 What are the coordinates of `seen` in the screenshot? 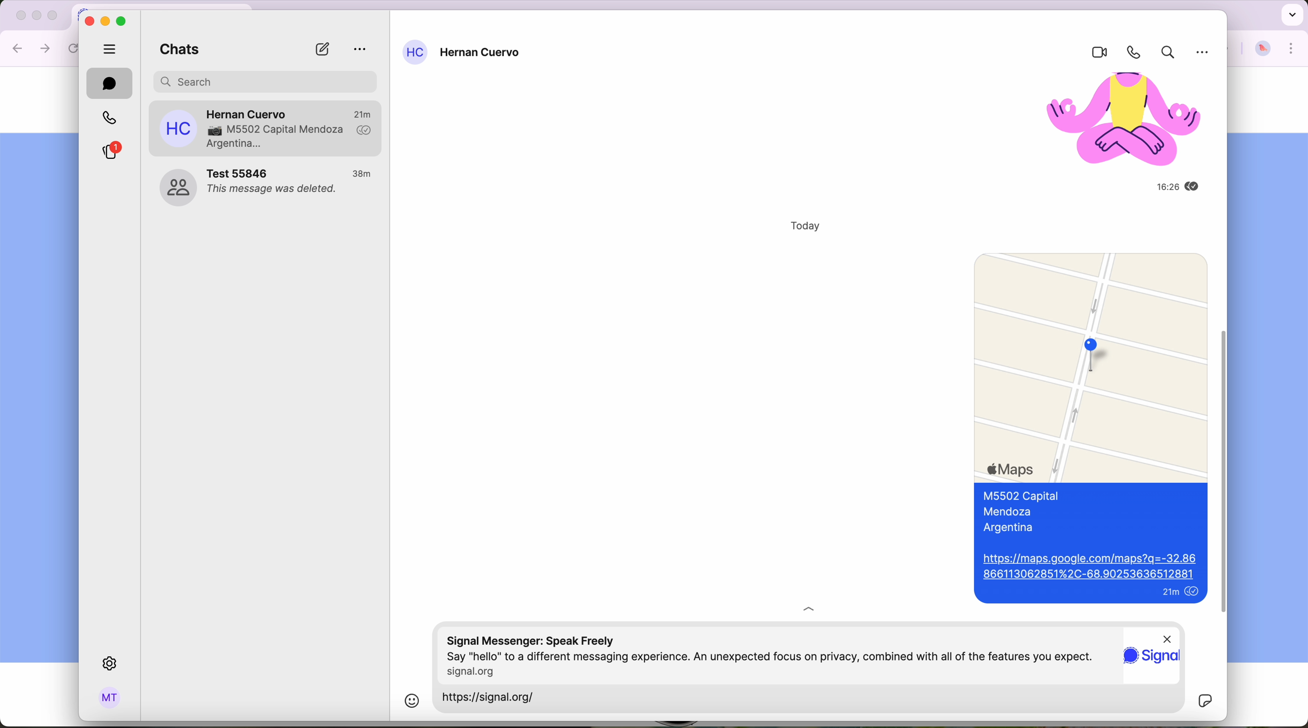 It's located at (1194, 188).